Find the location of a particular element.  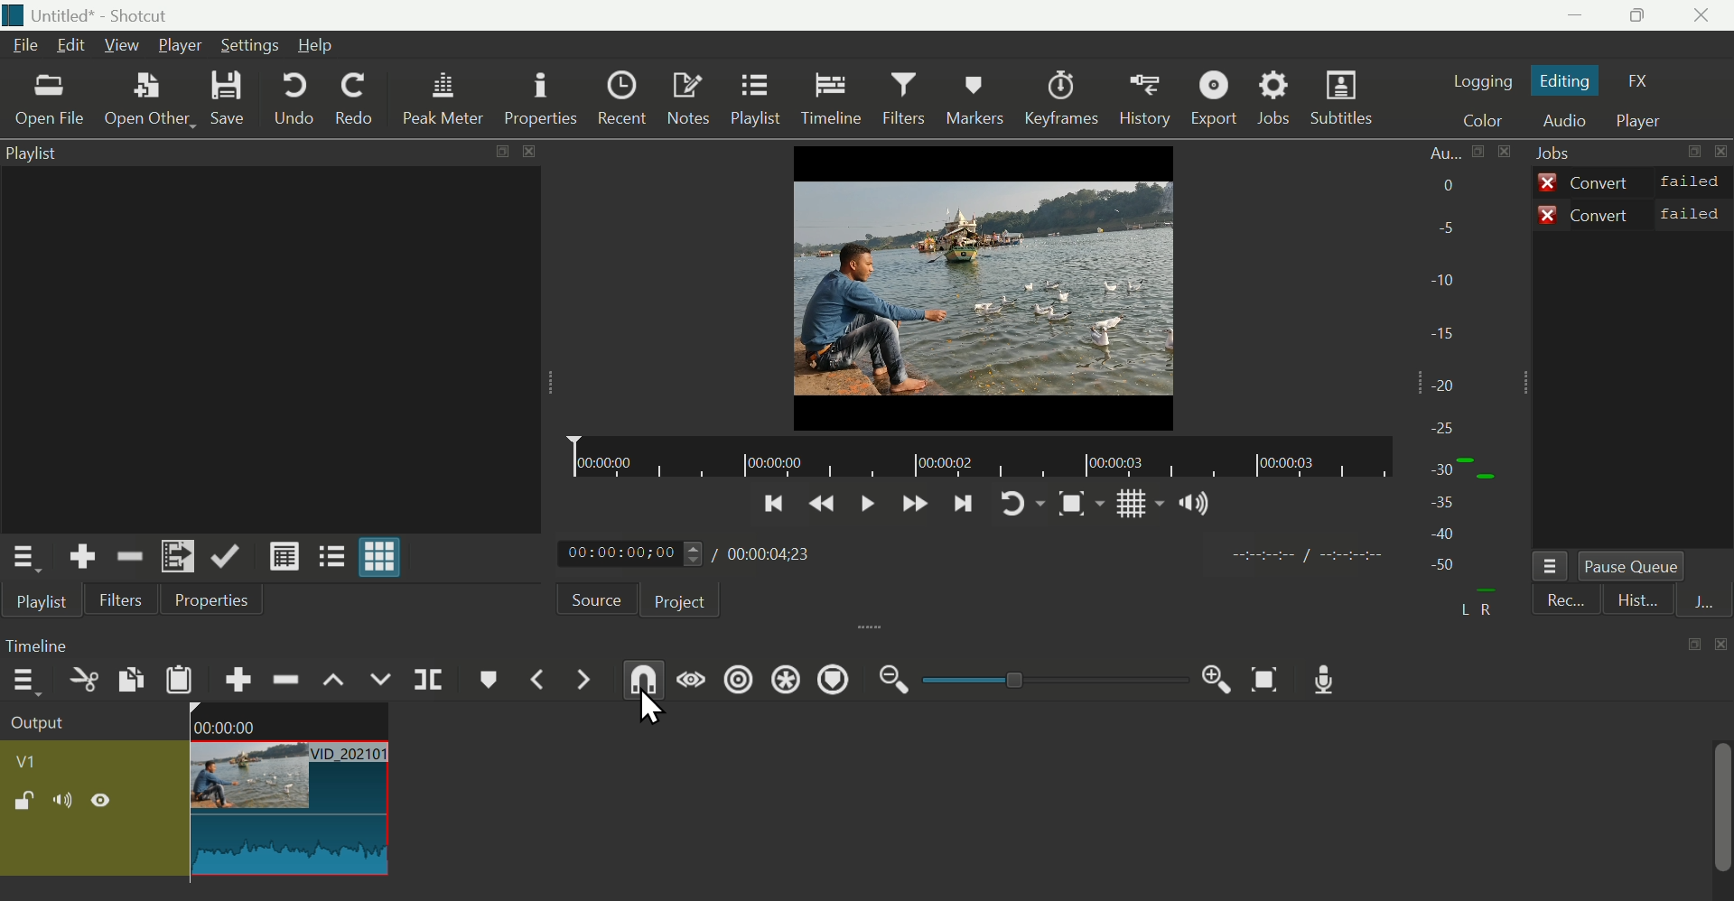

close is located at coordinates (1720, 645).